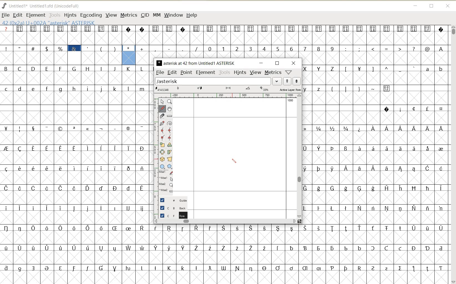 This screenshot has width=456, height=284. Describe the element at coordinates (170, 109) in the screenshot. I see `scroll by hand` at that location.